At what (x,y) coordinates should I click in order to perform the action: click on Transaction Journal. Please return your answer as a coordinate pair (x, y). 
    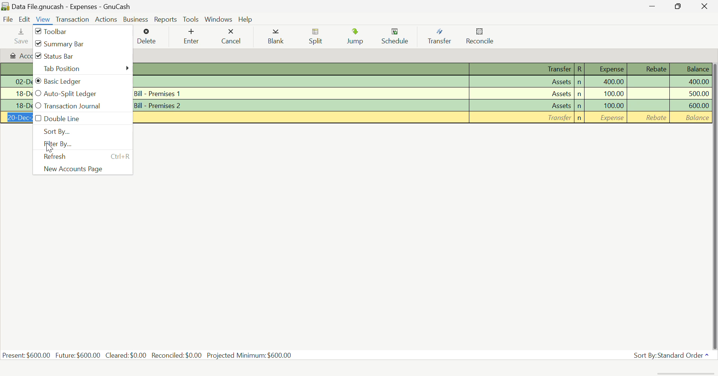
    Looking at the image, I should click on (82, 107).